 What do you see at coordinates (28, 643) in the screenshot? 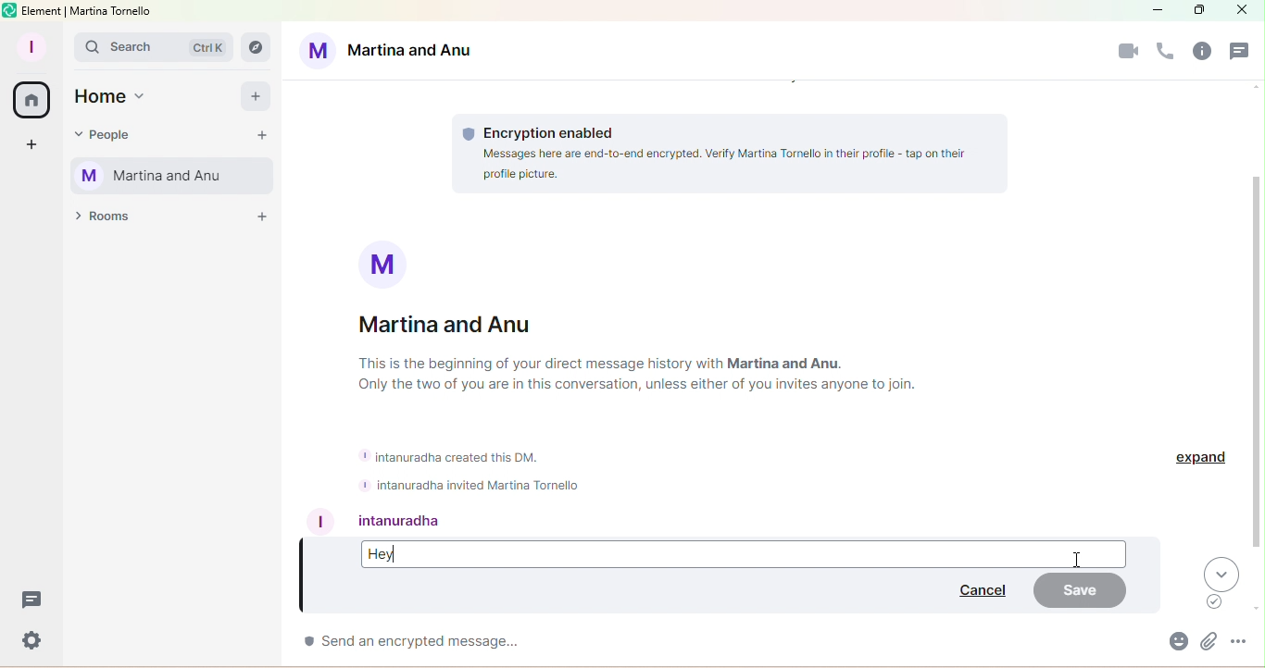
I see `Quick settings` at bounding box center [28, 643].